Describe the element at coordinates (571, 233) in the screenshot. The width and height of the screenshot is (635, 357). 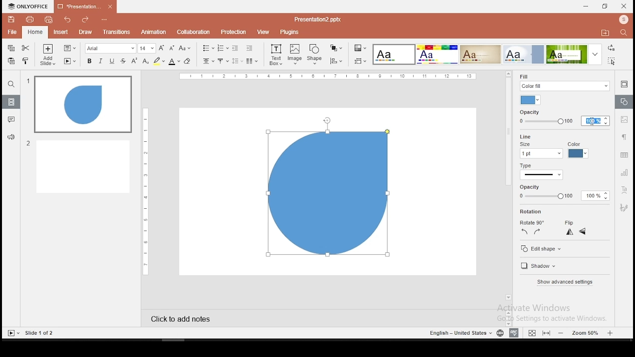
I see `flip vertical` at that location.